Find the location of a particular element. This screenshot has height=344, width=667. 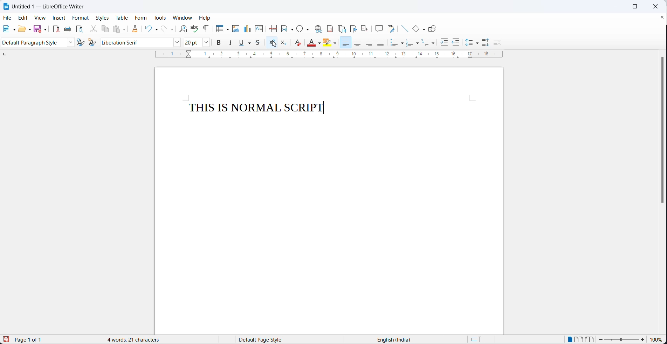

print is located at coordinates (67, 30).